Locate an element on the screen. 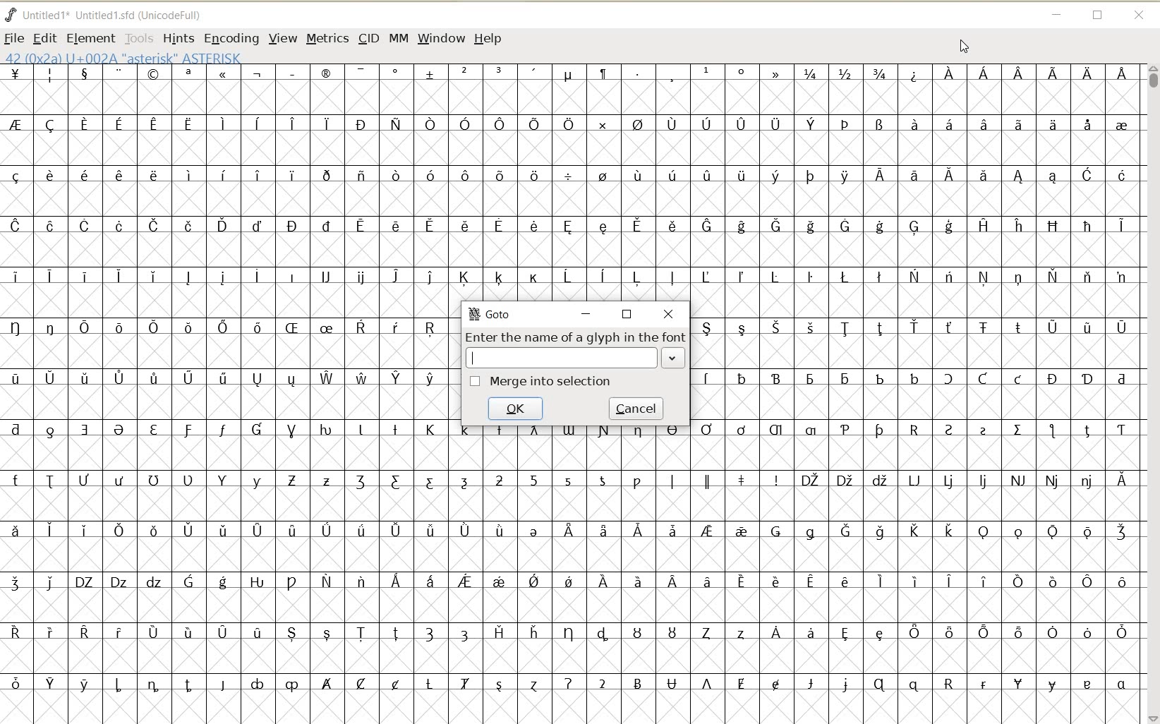 The width and height of the screenshot is (1160, 724). restore is located at coordinates (627, 315).